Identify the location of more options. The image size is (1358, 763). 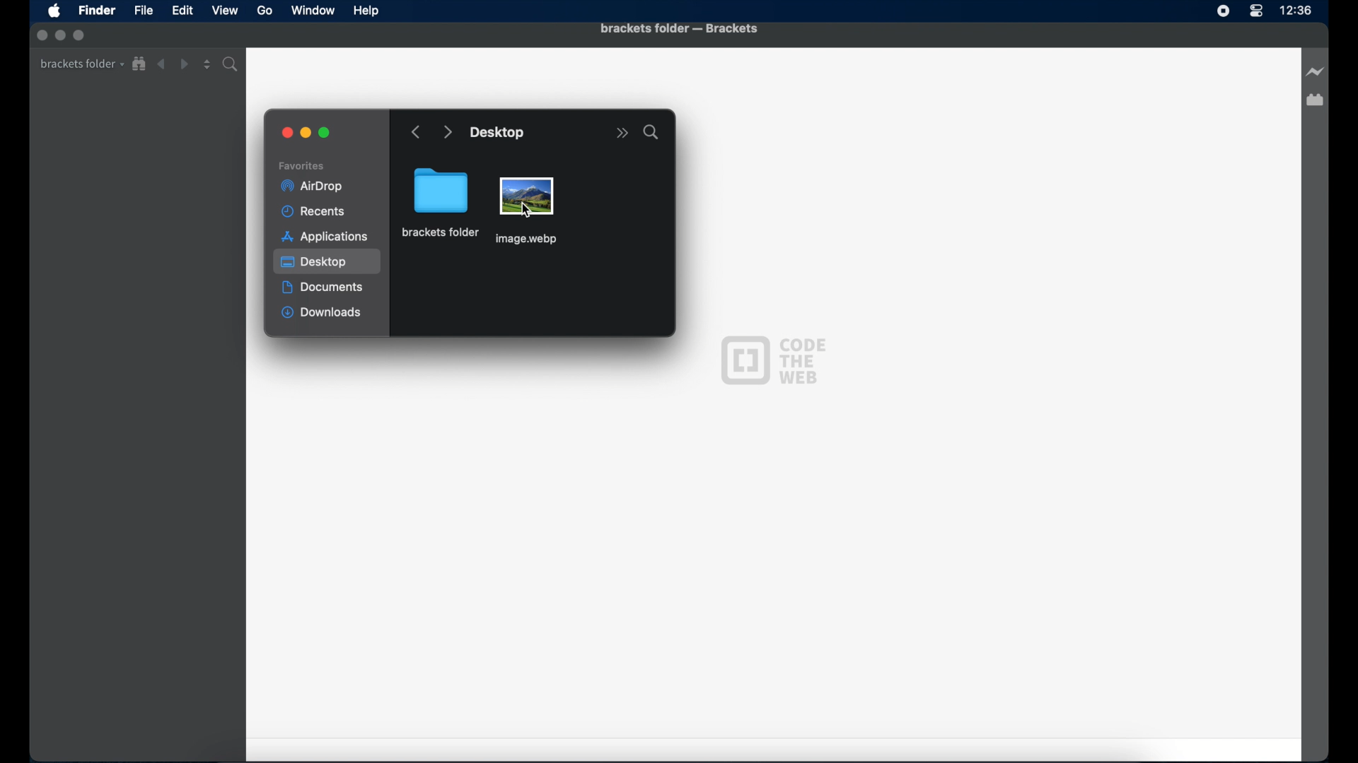
(622, 134).